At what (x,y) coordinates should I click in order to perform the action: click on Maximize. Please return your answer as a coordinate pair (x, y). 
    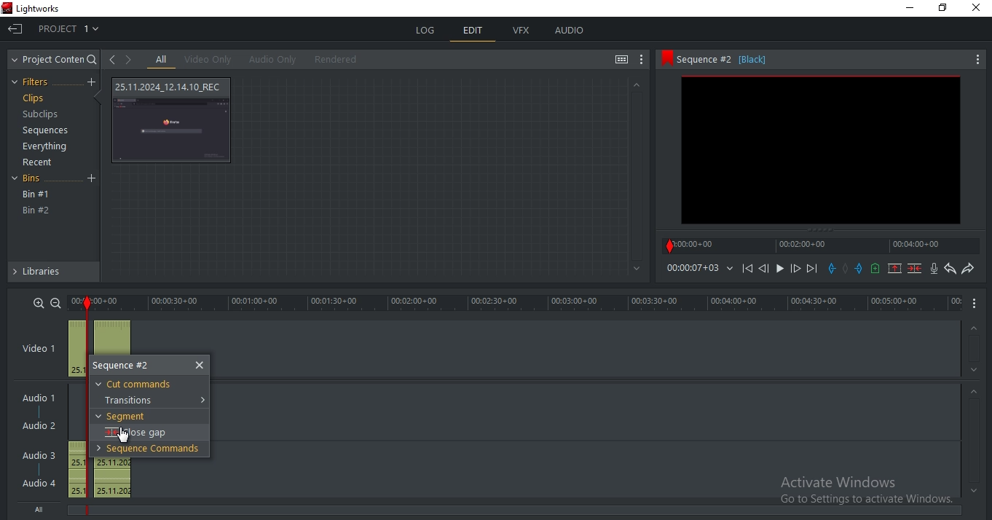
    Looking at the image, I should click on (946, 10).